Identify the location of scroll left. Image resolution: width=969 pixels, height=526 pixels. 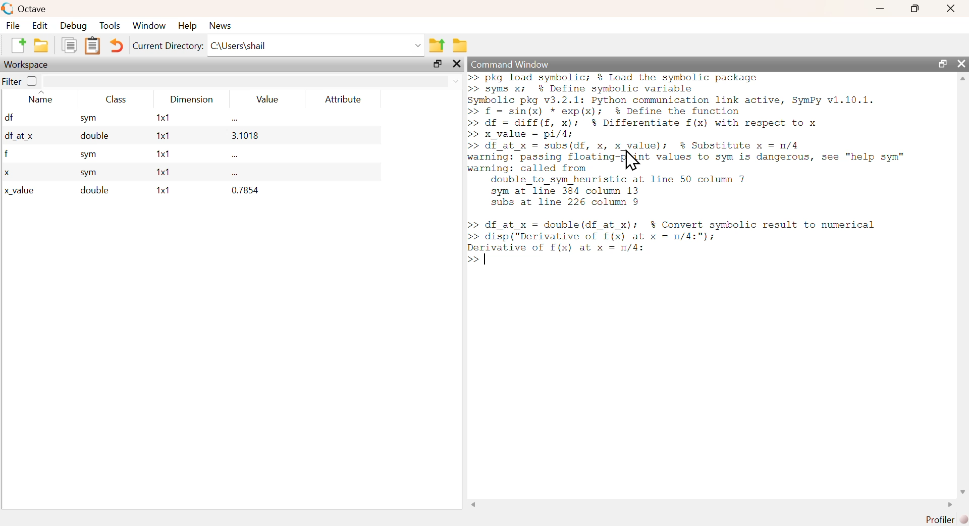
(473, 505).